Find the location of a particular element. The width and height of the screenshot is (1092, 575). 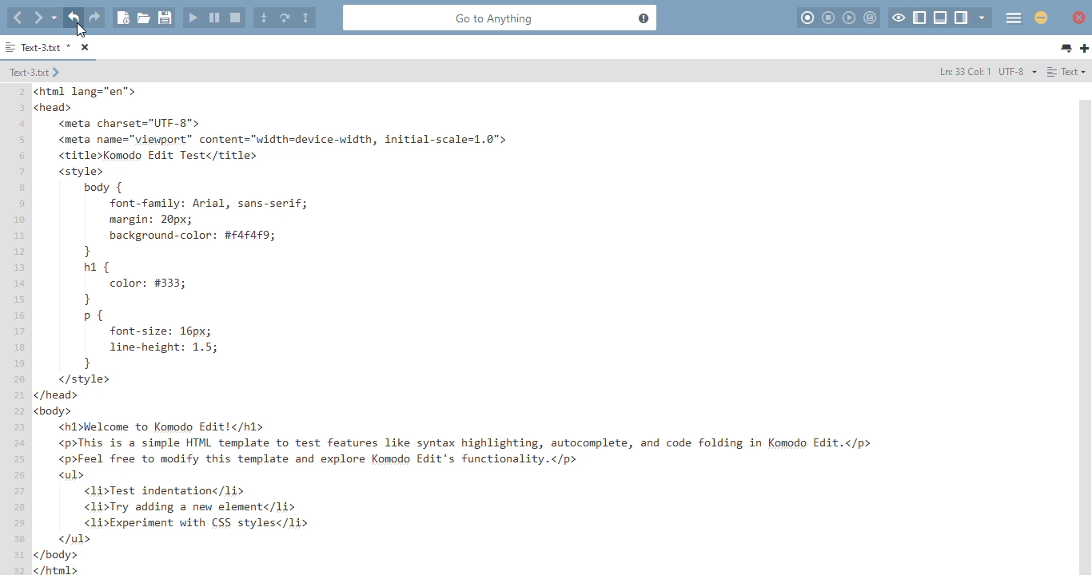

file position is located at coordinates (963, 70).